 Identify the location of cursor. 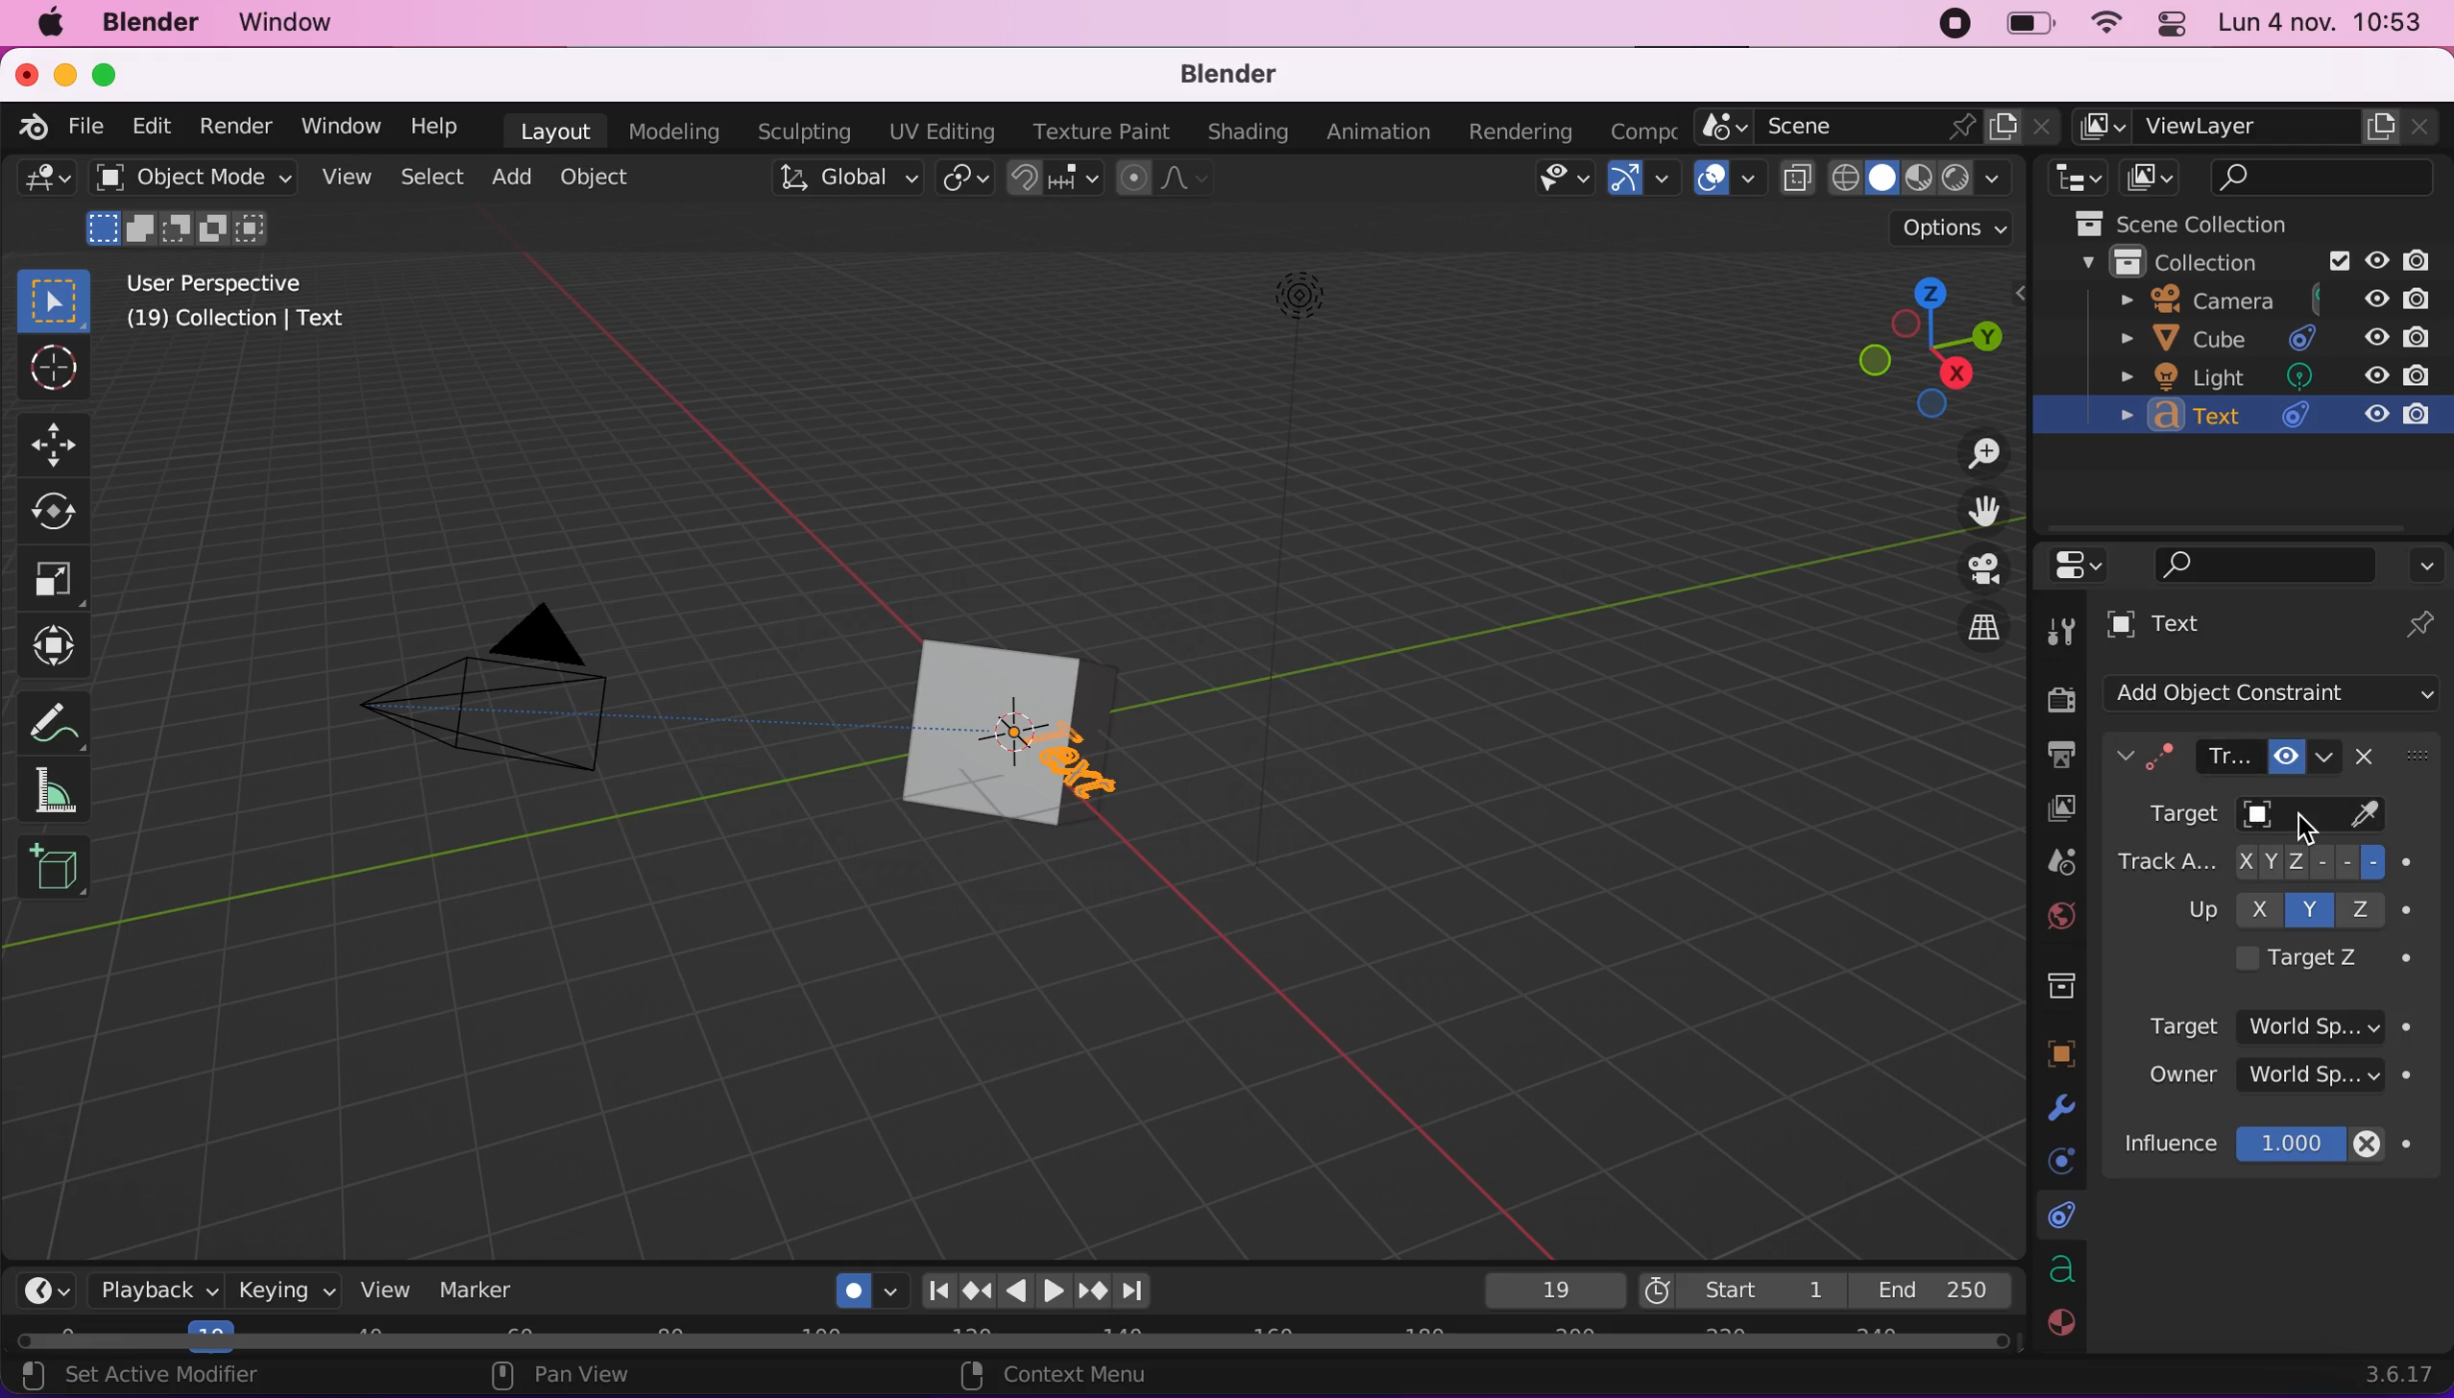
(2320, 823).